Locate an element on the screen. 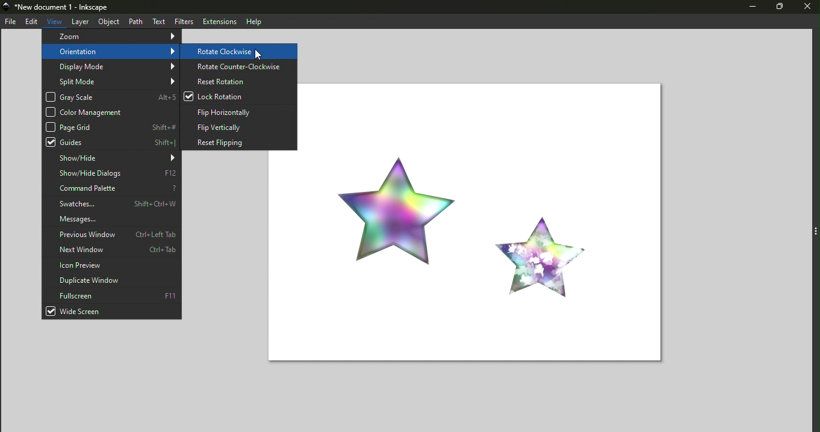 The height and width of the screenshot is (432, 820). Duplicate window is located at coordinates (113, 280).